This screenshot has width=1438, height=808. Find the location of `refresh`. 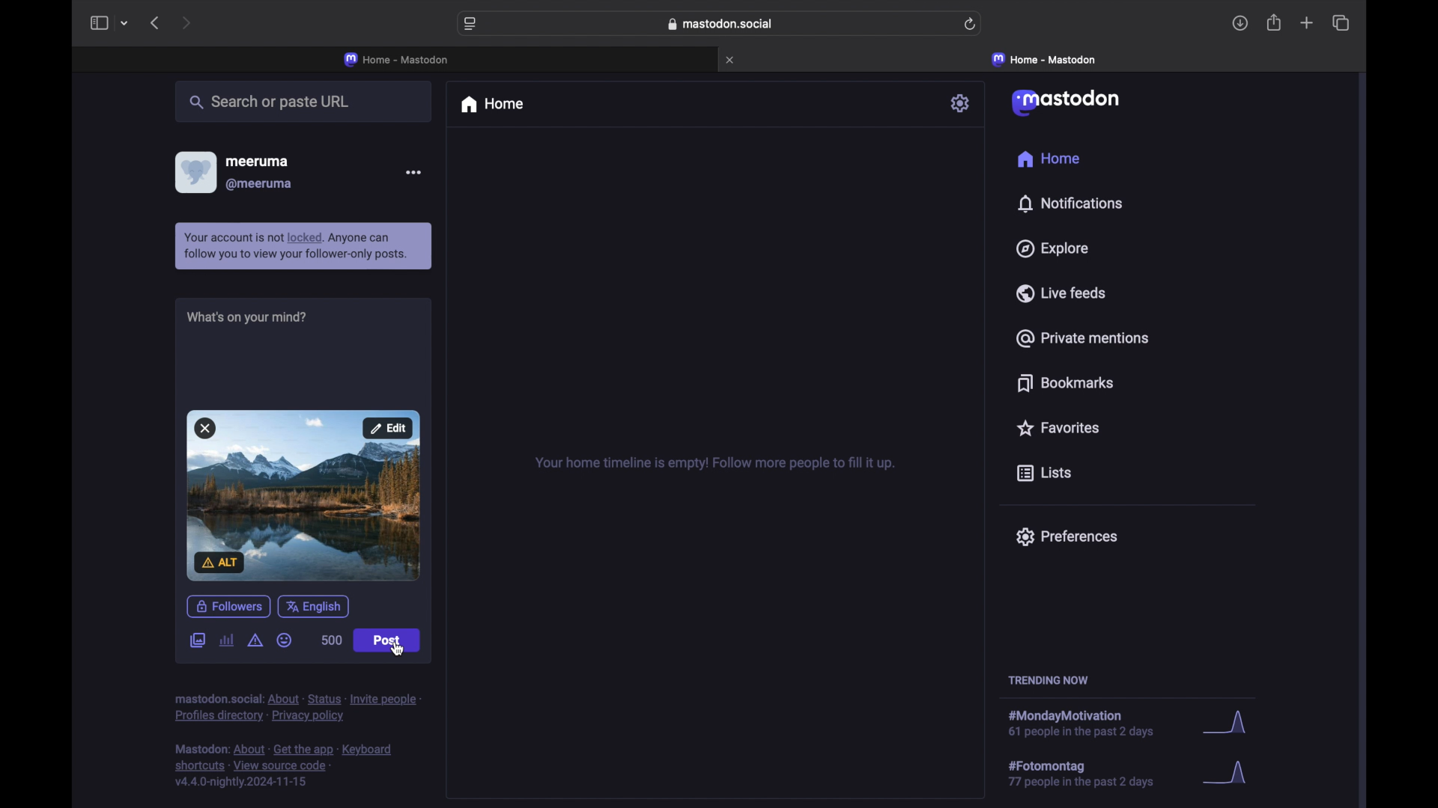

refresh is located at coordinates (971, 25).